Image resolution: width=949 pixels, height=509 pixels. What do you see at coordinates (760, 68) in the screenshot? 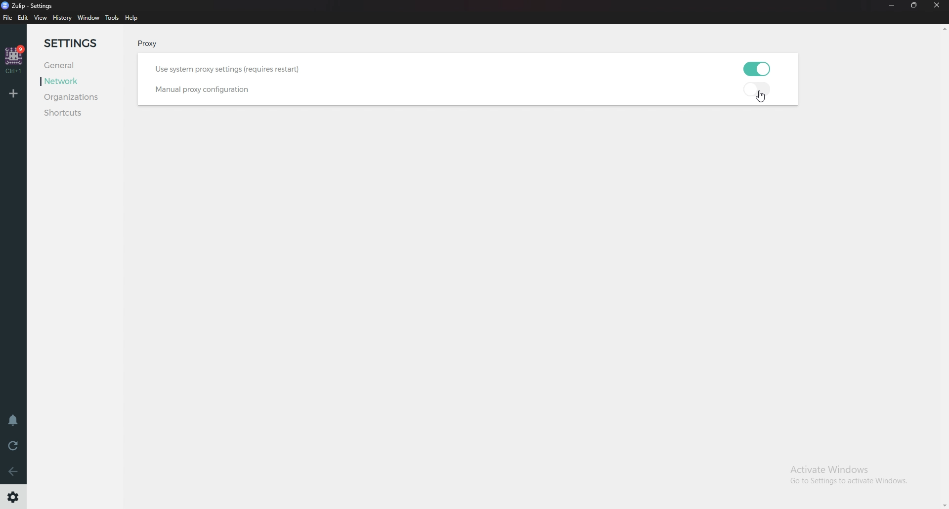
I see `toggle` at bounding box center [760, 68].